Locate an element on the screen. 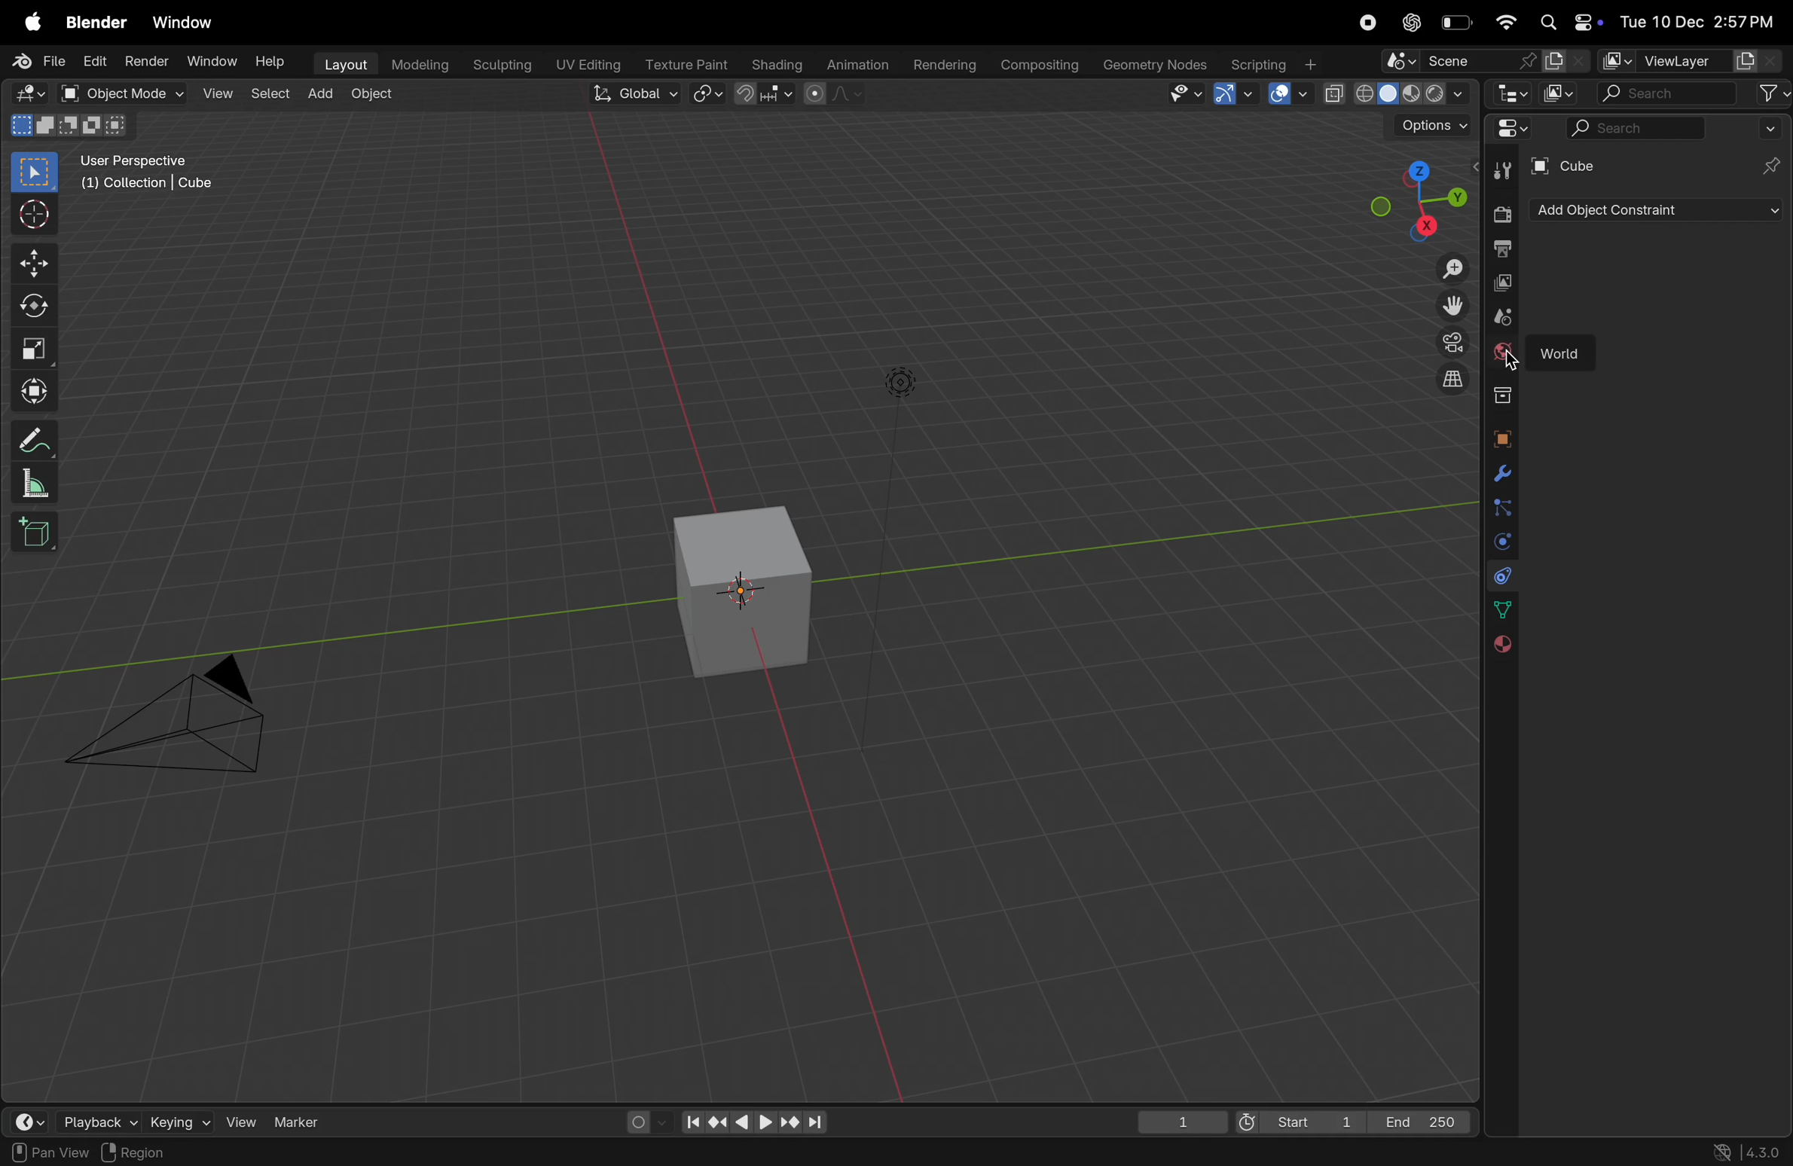  auto keying is located at coordinates (641, 1121).